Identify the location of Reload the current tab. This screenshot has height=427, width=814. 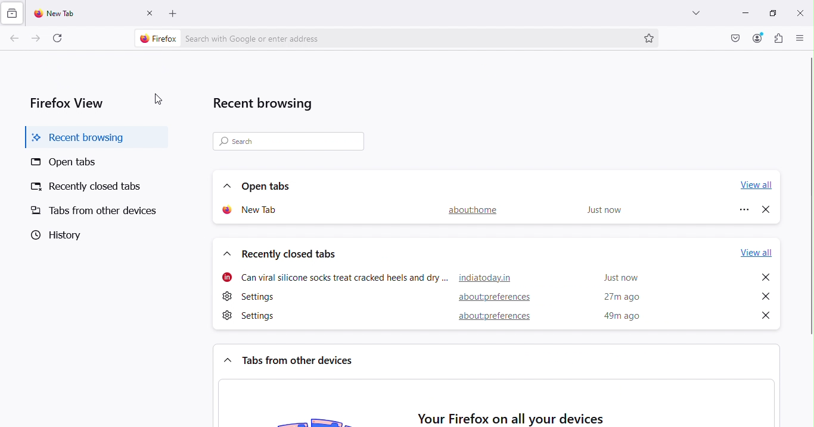
(60, 38).